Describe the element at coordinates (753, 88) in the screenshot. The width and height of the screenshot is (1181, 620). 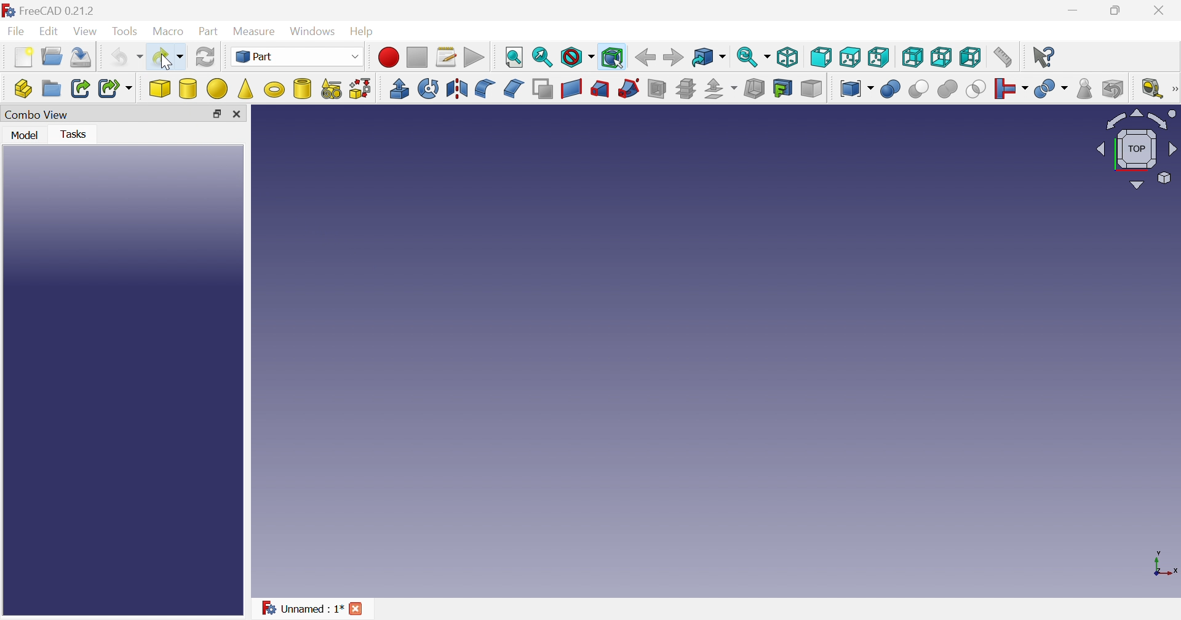
I see `Thickness...` at that location.